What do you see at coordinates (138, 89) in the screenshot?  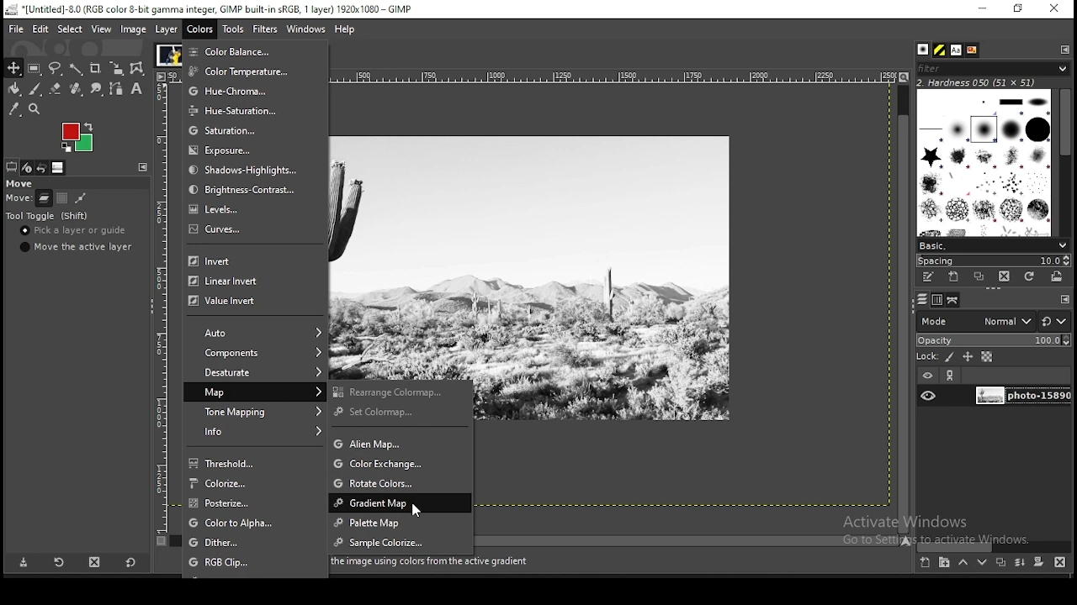 I see `text tool` at bounding box center [138, 89].